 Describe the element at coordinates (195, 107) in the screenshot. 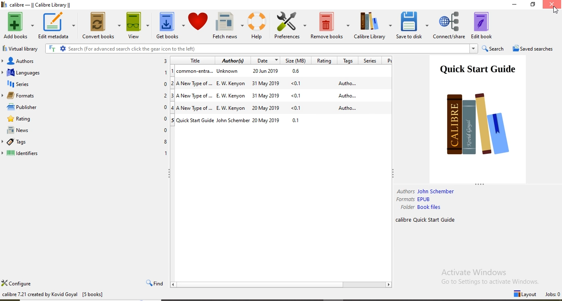

I see `A New Type of...` at that location.